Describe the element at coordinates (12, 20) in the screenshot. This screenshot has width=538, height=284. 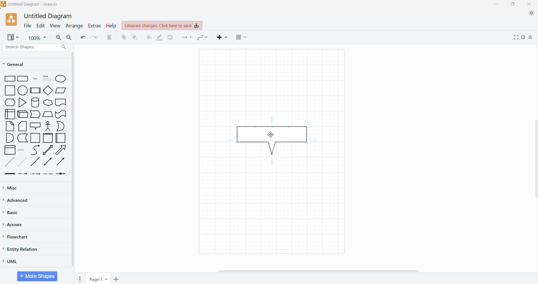
I see `Application Logo` at that location.